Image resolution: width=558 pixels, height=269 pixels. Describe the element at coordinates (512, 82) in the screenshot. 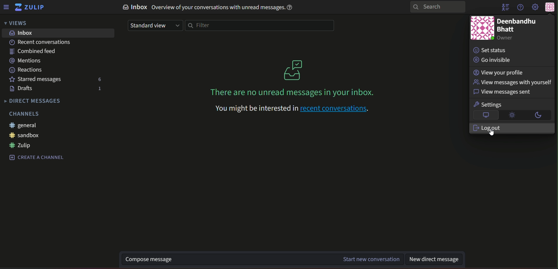

I see `text` at that location.